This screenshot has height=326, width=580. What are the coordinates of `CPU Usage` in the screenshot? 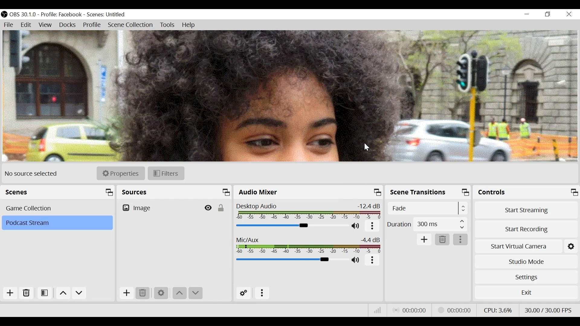 It's located at (498, 310).